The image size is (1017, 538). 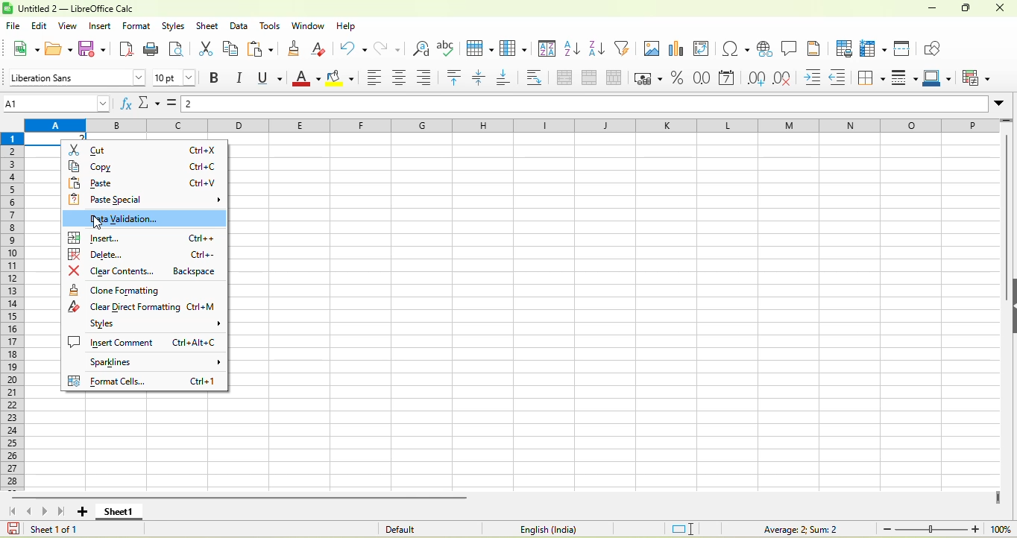 What do you see at coordinates (136, 25) in the screenshot?
I see `format` at bounding box center [136, 25].